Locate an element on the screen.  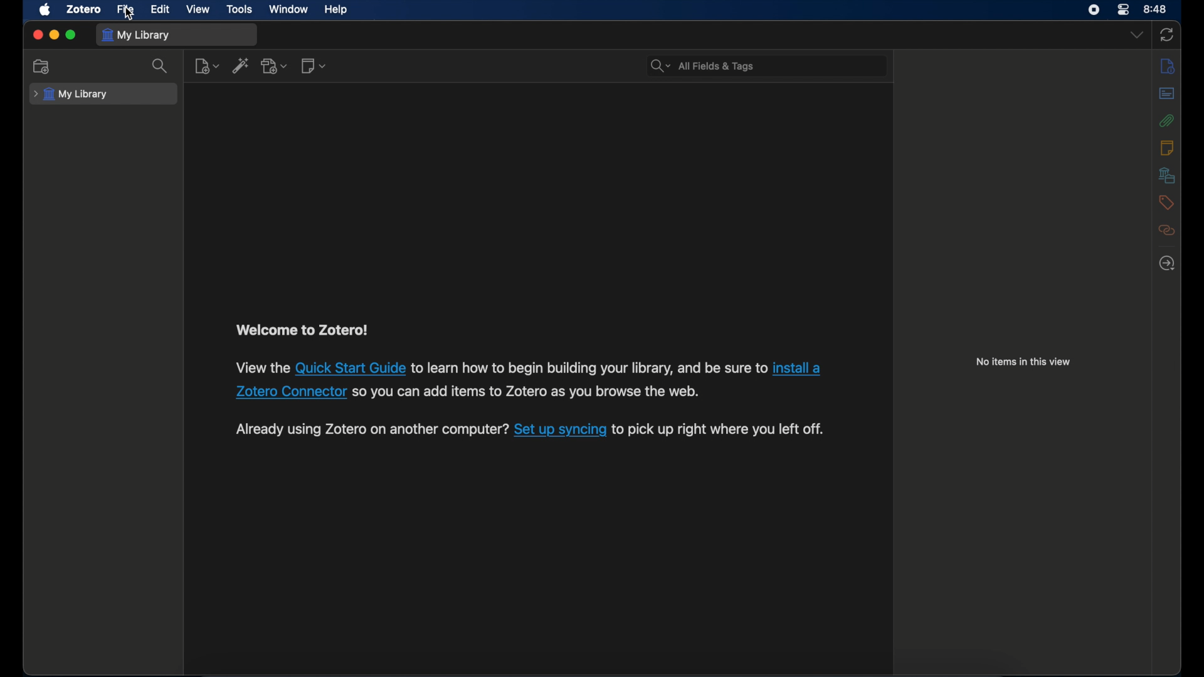
sync is located at coordinates (1168, 35).